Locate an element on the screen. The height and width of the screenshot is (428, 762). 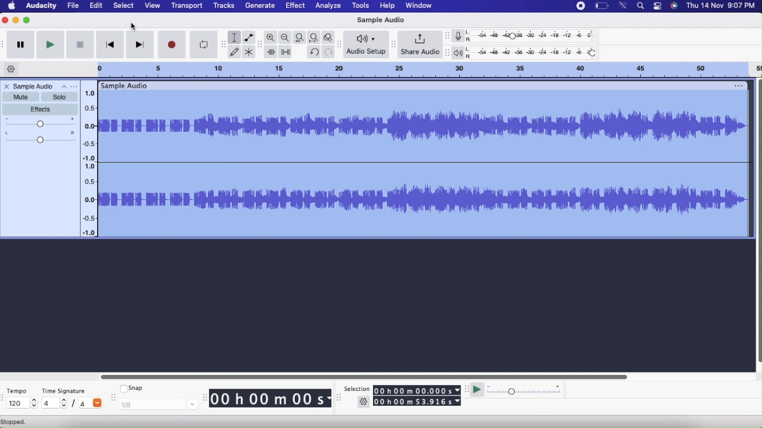
View is located at coordinates (153, 5).